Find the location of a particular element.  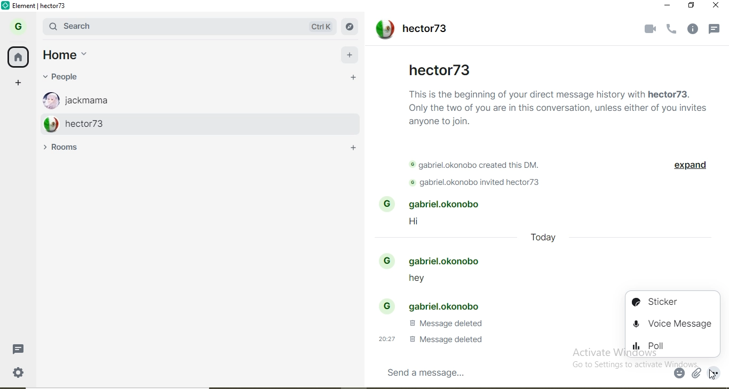

chatbox is located at coordinates (521, 372).